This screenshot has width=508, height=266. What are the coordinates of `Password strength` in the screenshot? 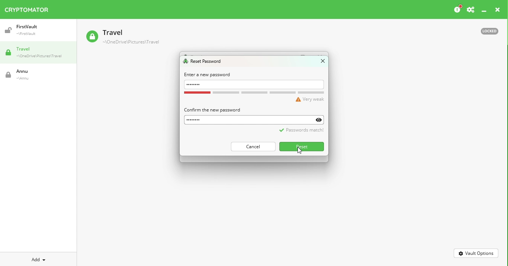 It's located at (255, 97).